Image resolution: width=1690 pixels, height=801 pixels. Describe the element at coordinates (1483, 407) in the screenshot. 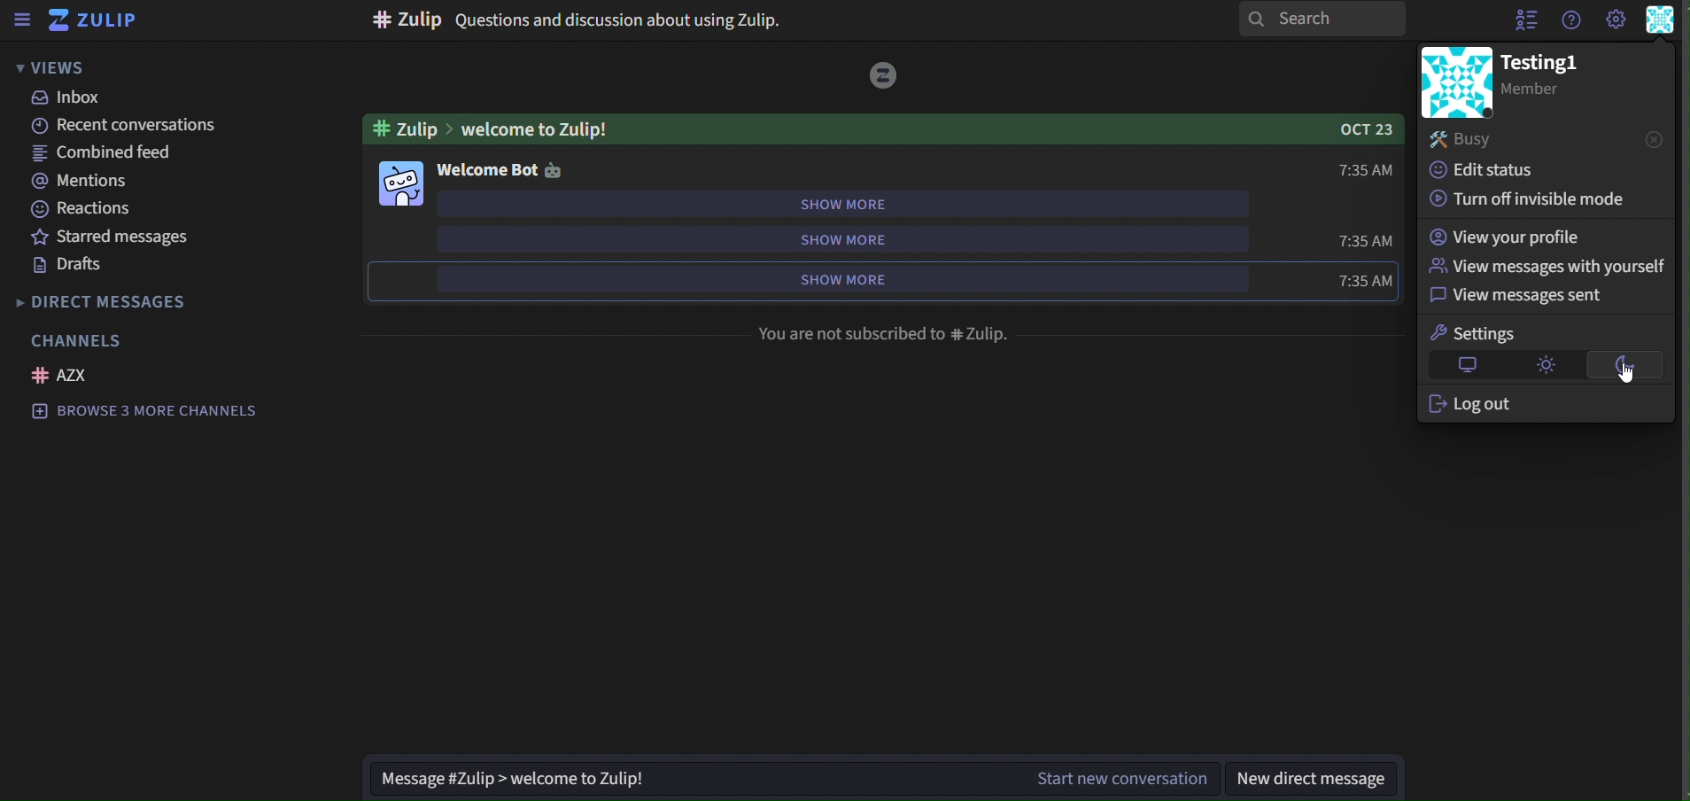

I see `log out` at that location.